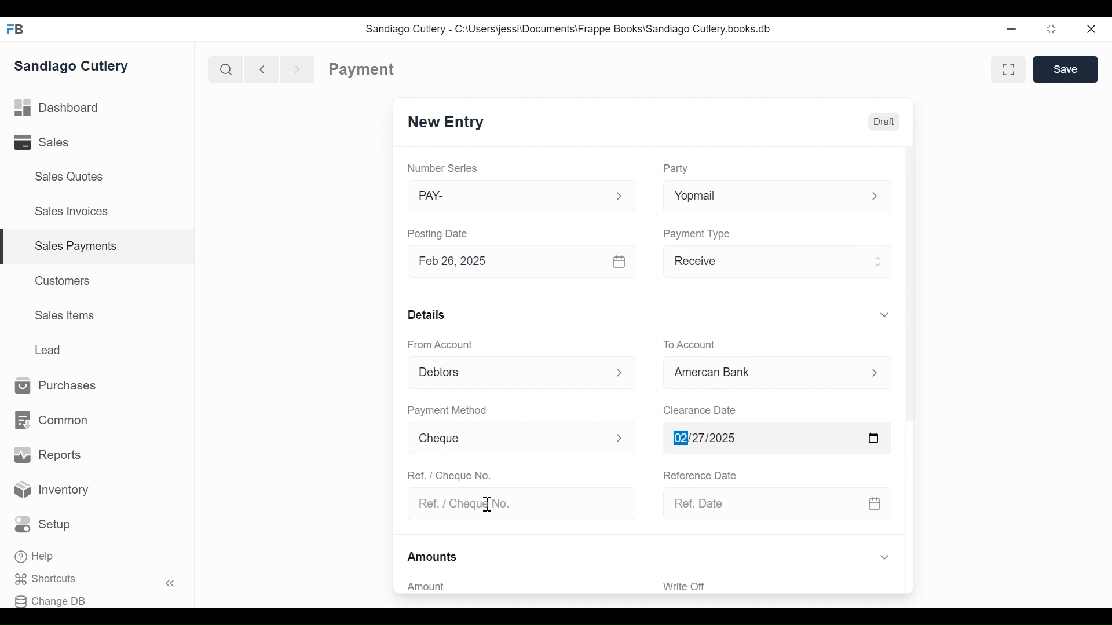 The width and height of the screenshot is (1112, 625). What do you see at coordinates (675, 168) in the screenshot?
I see `Party` at bounding box center [675, 168].